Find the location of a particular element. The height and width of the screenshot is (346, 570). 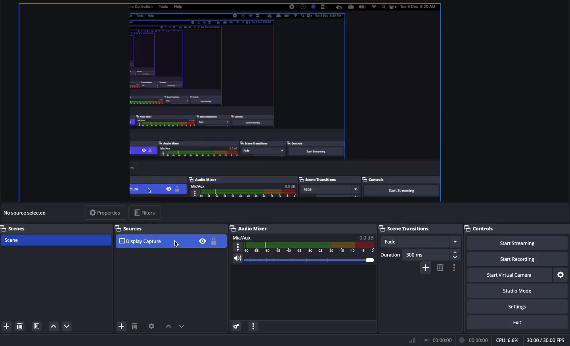

delete is located at coordinates (439, 268).